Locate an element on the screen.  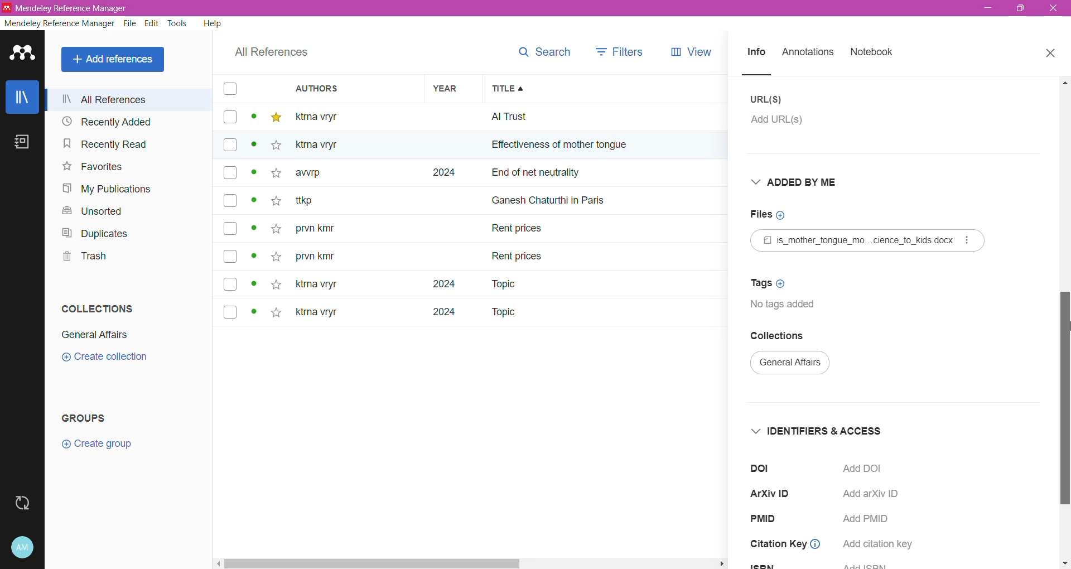
effectiveness of mother ton is located at coordinates (546, 147).